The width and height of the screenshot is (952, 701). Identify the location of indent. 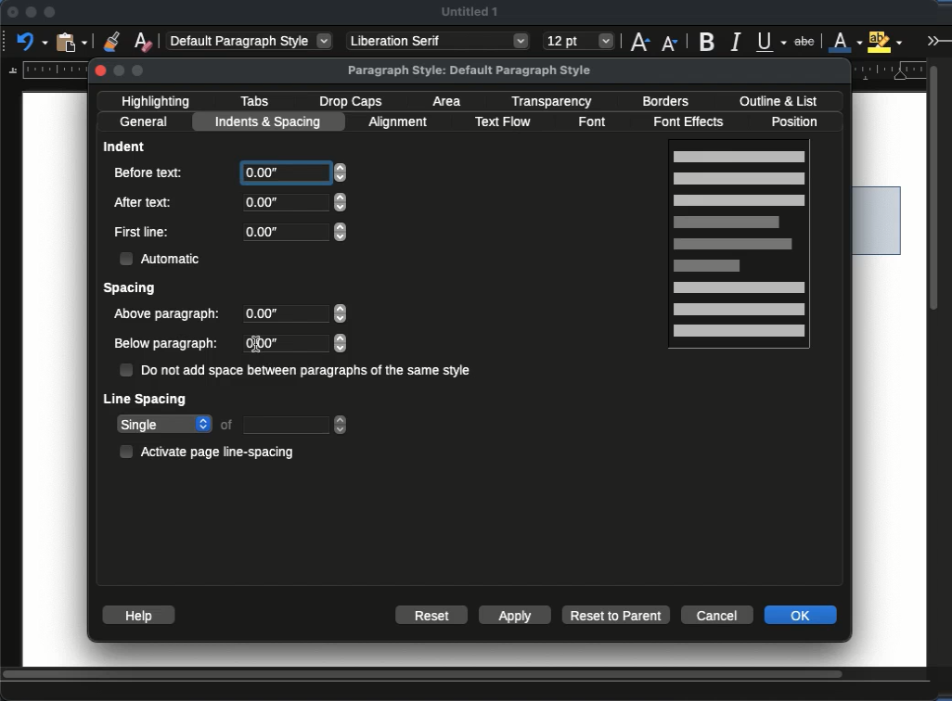
(125, 146).